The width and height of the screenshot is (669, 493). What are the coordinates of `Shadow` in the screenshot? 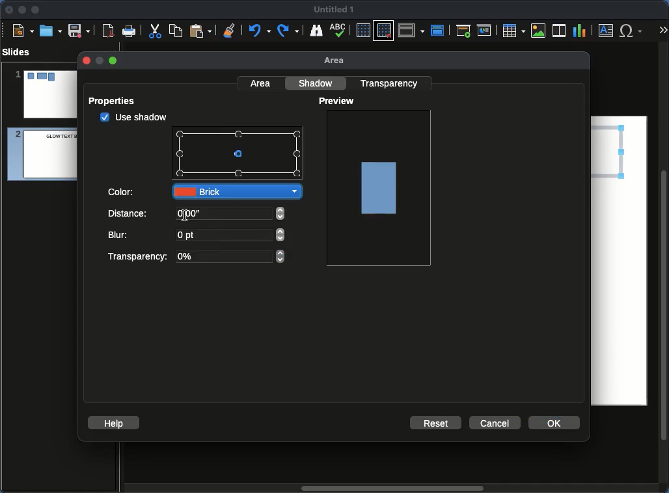 It's located at (318, 83).